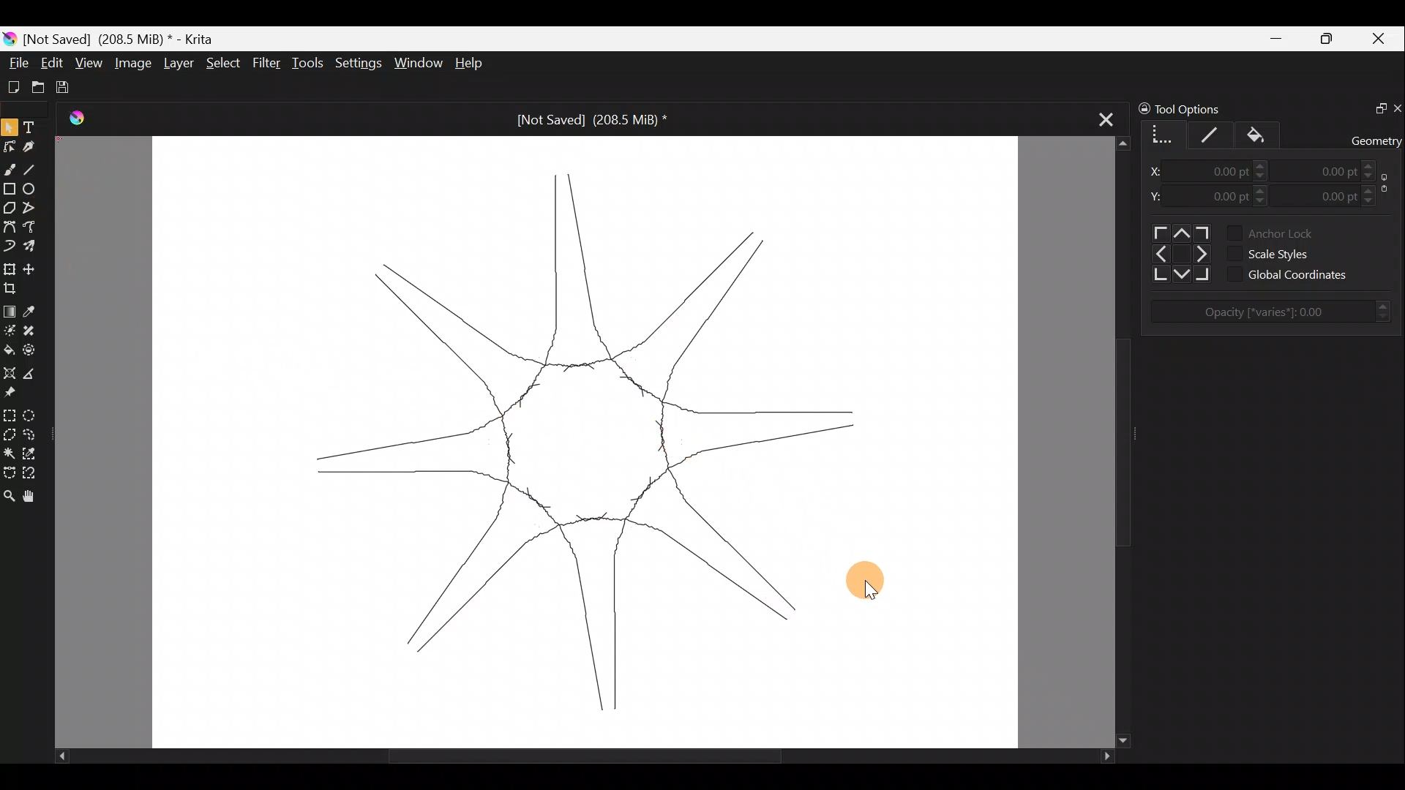  What do you see at coordinates (1377, 139) in the screenshot?
I see `Geometry` at bounding box center [1377, 139].